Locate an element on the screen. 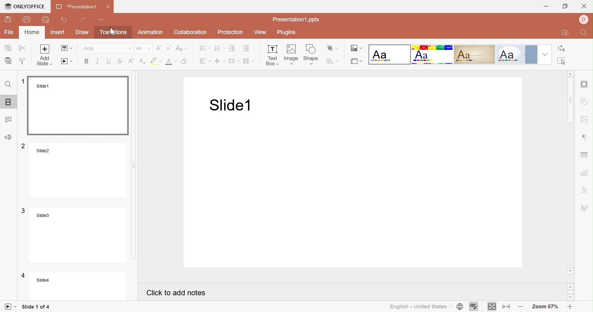 This screenshot has height=312, width=593. Insert chart is located at coordinates (585, 154).